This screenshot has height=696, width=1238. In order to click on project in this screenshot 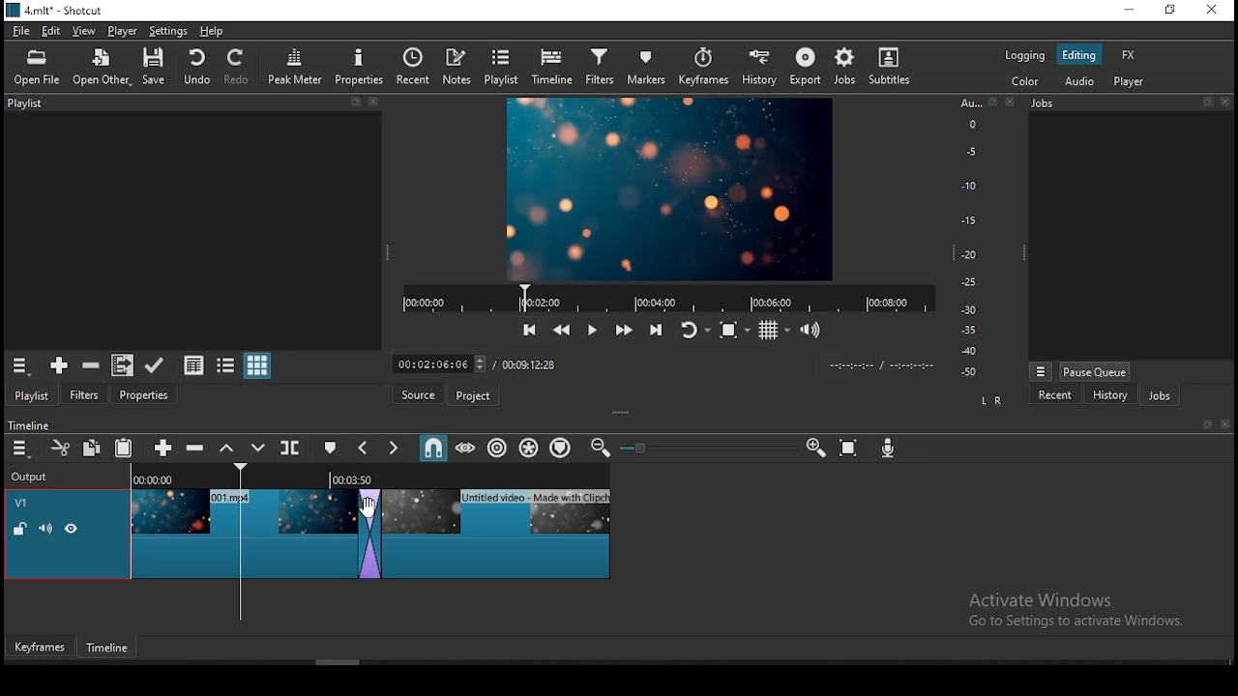, I will do `click(471, 394)`.